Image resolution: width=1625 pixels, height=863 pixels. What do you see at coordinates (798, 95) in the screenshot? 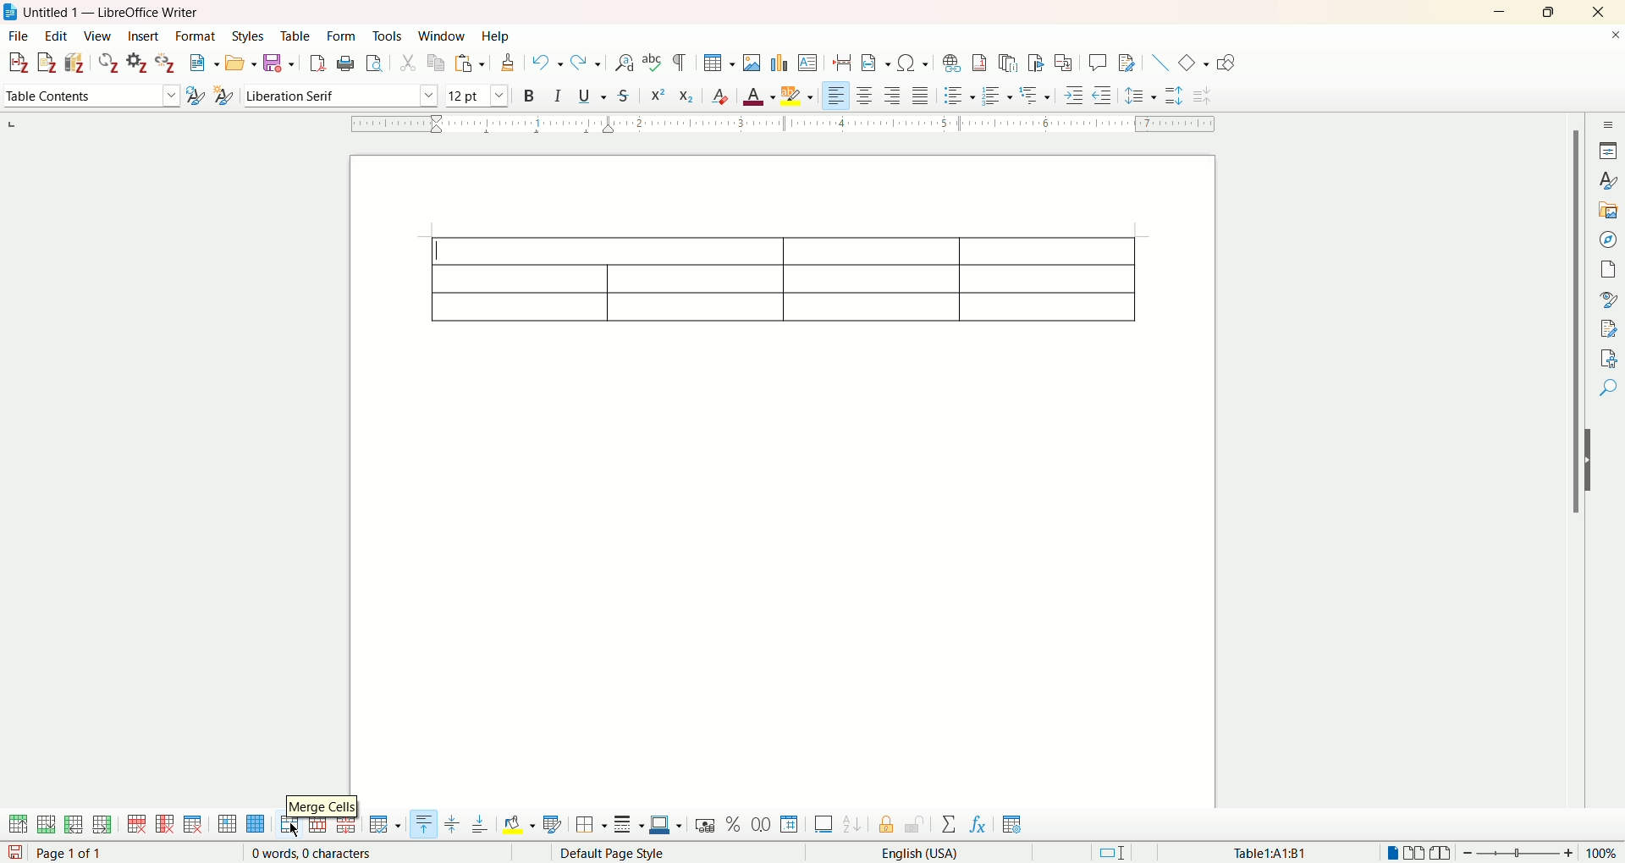
I see `highlighting color` at bounding box center [798, 95].